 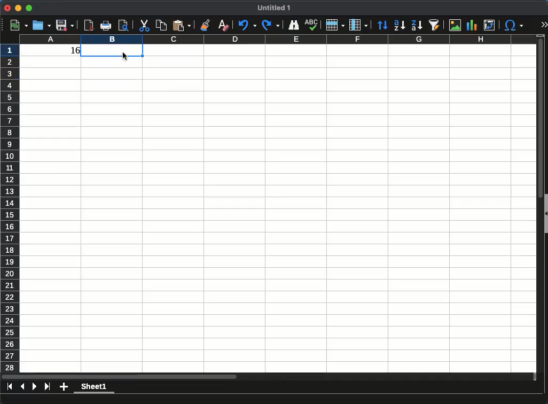 I want to click on column, so click(x=276, y=40).